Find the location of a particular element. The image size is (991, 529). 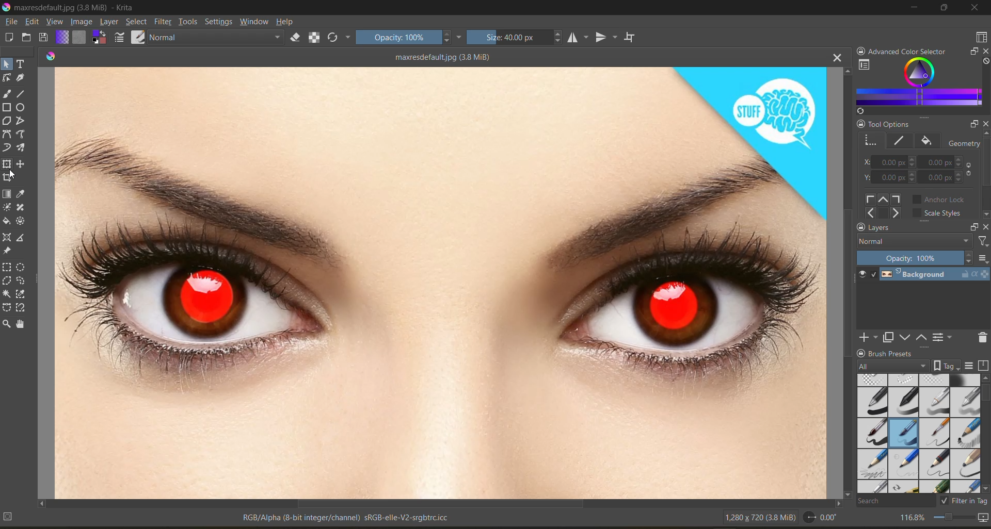

tool is located at coordinates (7, 163).